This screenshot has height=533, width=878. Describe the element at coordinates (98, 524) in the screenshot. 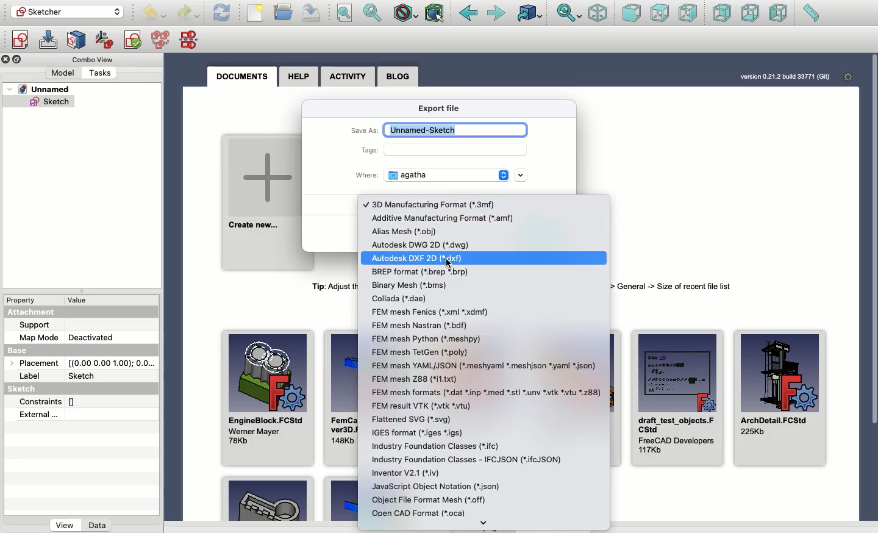

I see `Data` at that location.